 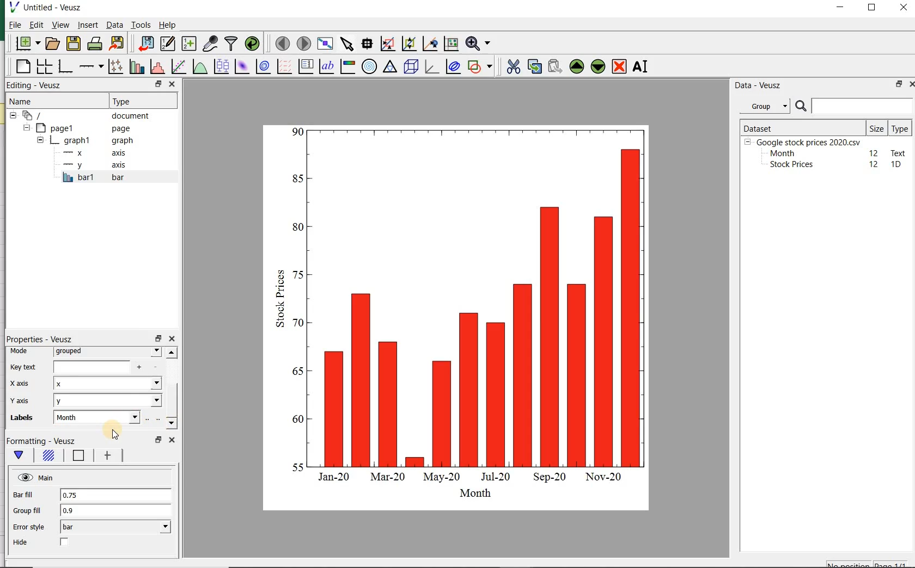 I want to click on create new datasets, so click(x=189, y=44).